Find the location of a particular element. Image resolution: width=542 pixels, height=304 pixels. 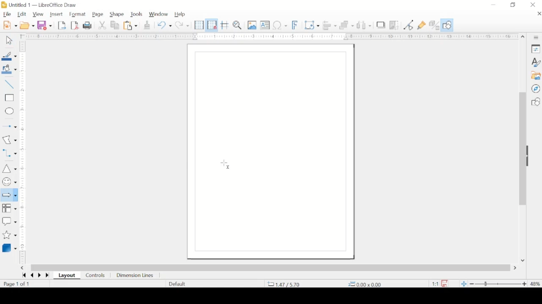

styles is located at coordinates (536, 62).